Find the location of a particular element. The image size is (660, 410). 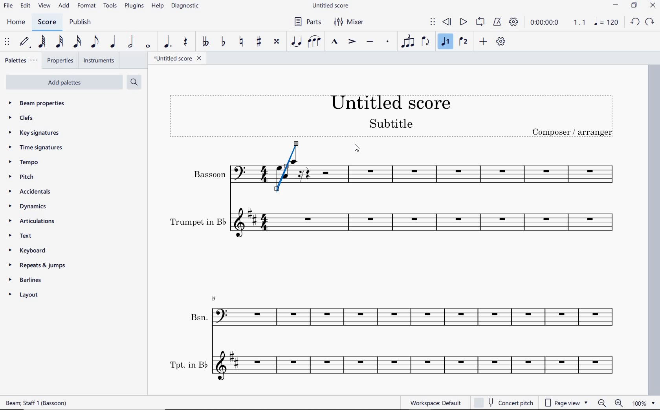

file is located at coordinates (8, 6).